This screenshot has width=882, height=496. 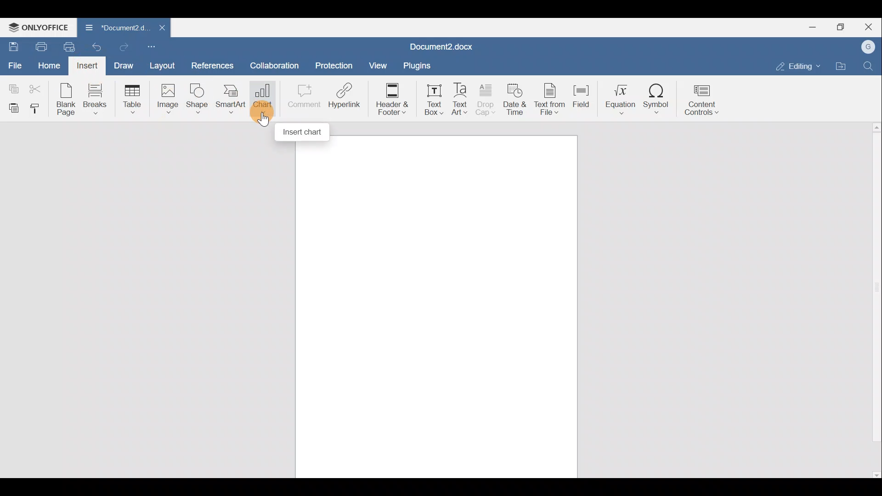 What do you see at coordinates (132, 97) in the screenshot?
I see `Table` at bounding box center [132, 97].